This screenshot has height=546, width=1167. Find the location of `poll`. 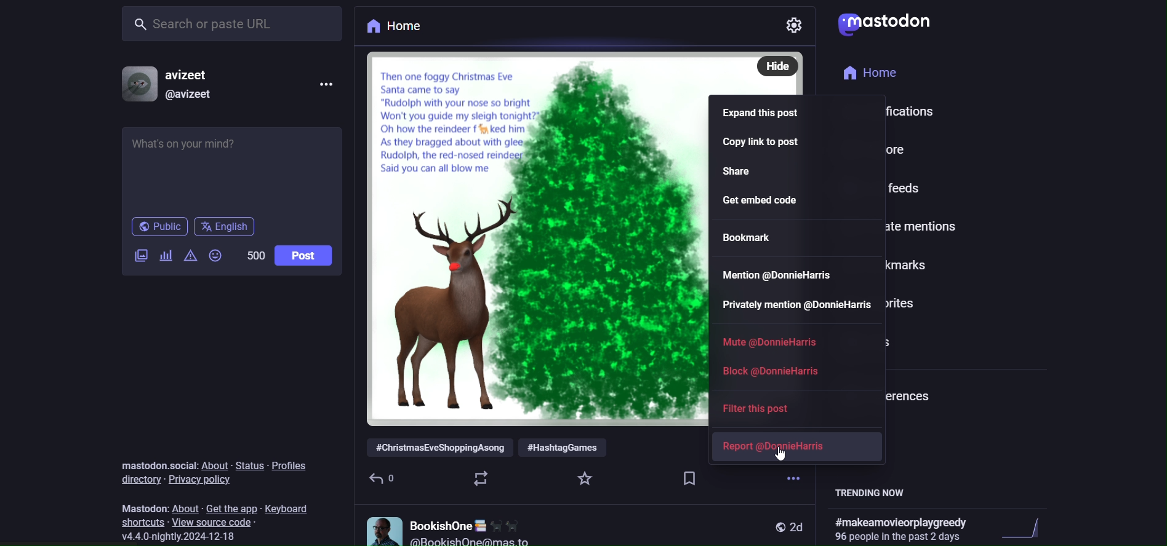

poll is located at coordinates (165, 255).